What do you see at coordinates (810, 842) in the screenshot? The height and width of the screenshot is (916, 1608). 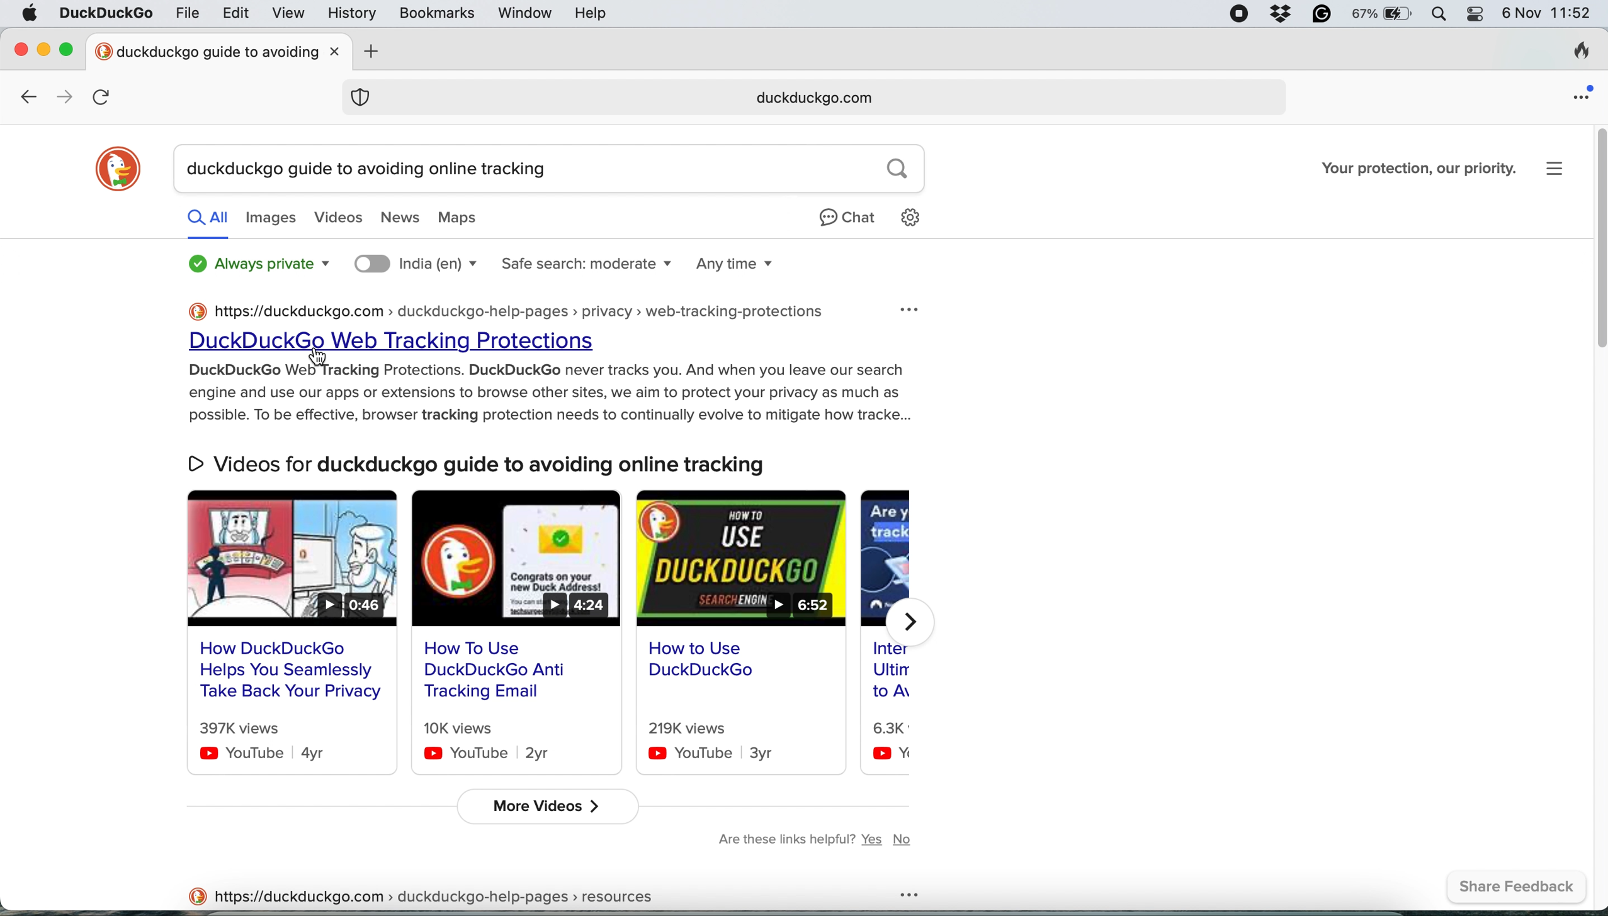 I see `are these links helpful` at bounding box center [810, 842].